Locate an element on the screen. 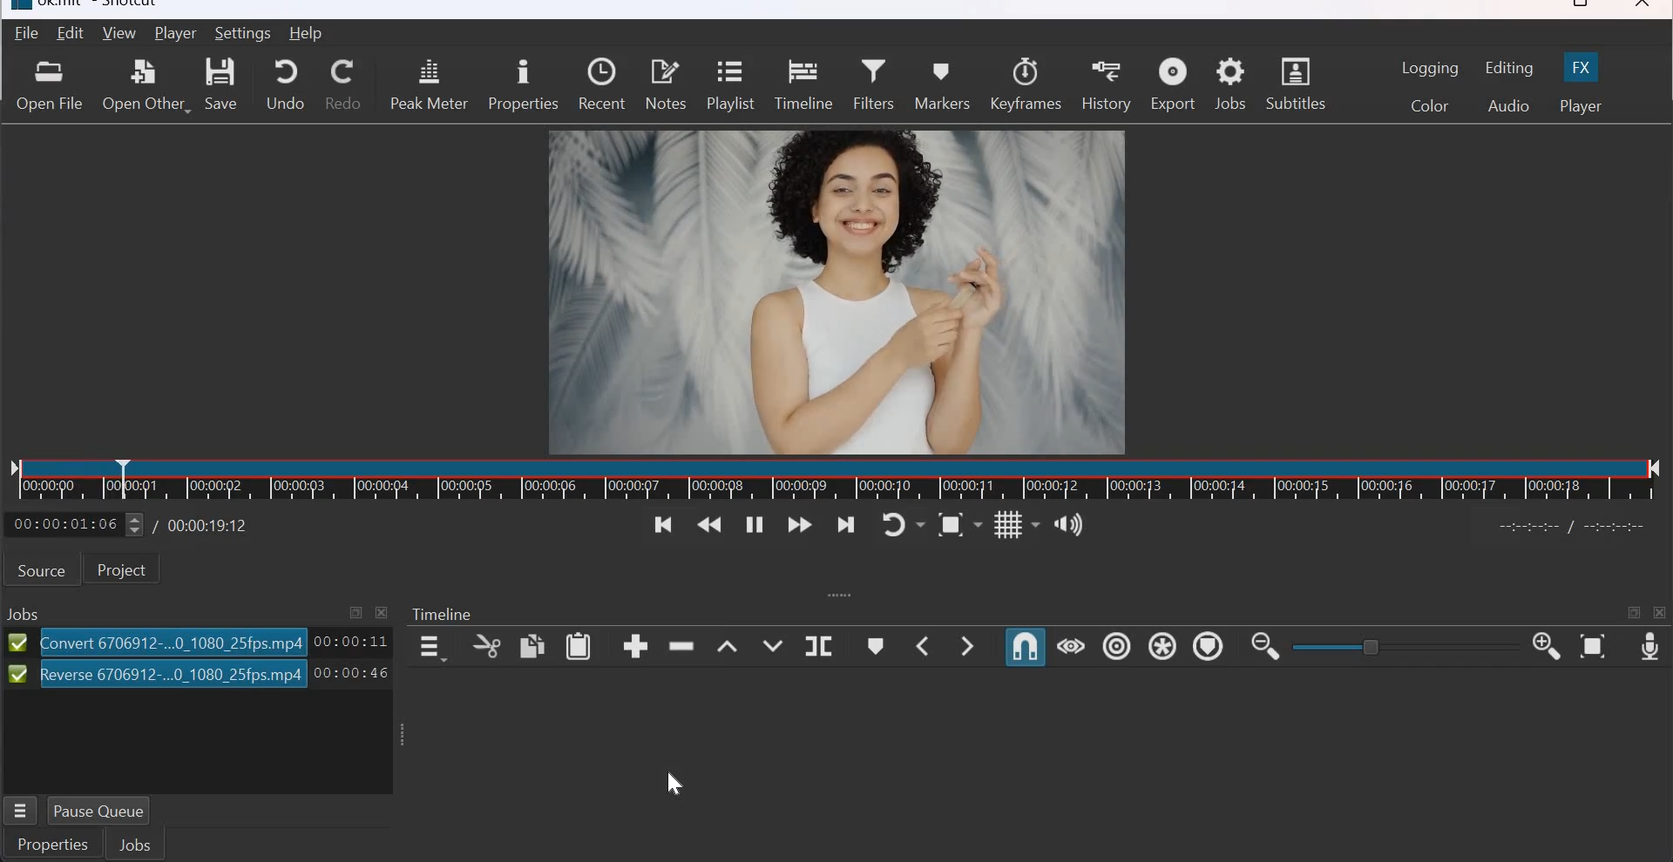 Image resolution: width=1673 pixels, height=862 pixels. Convert 6706912-...0_1080_25fps.mp4 is located at coordinates (173, 640).